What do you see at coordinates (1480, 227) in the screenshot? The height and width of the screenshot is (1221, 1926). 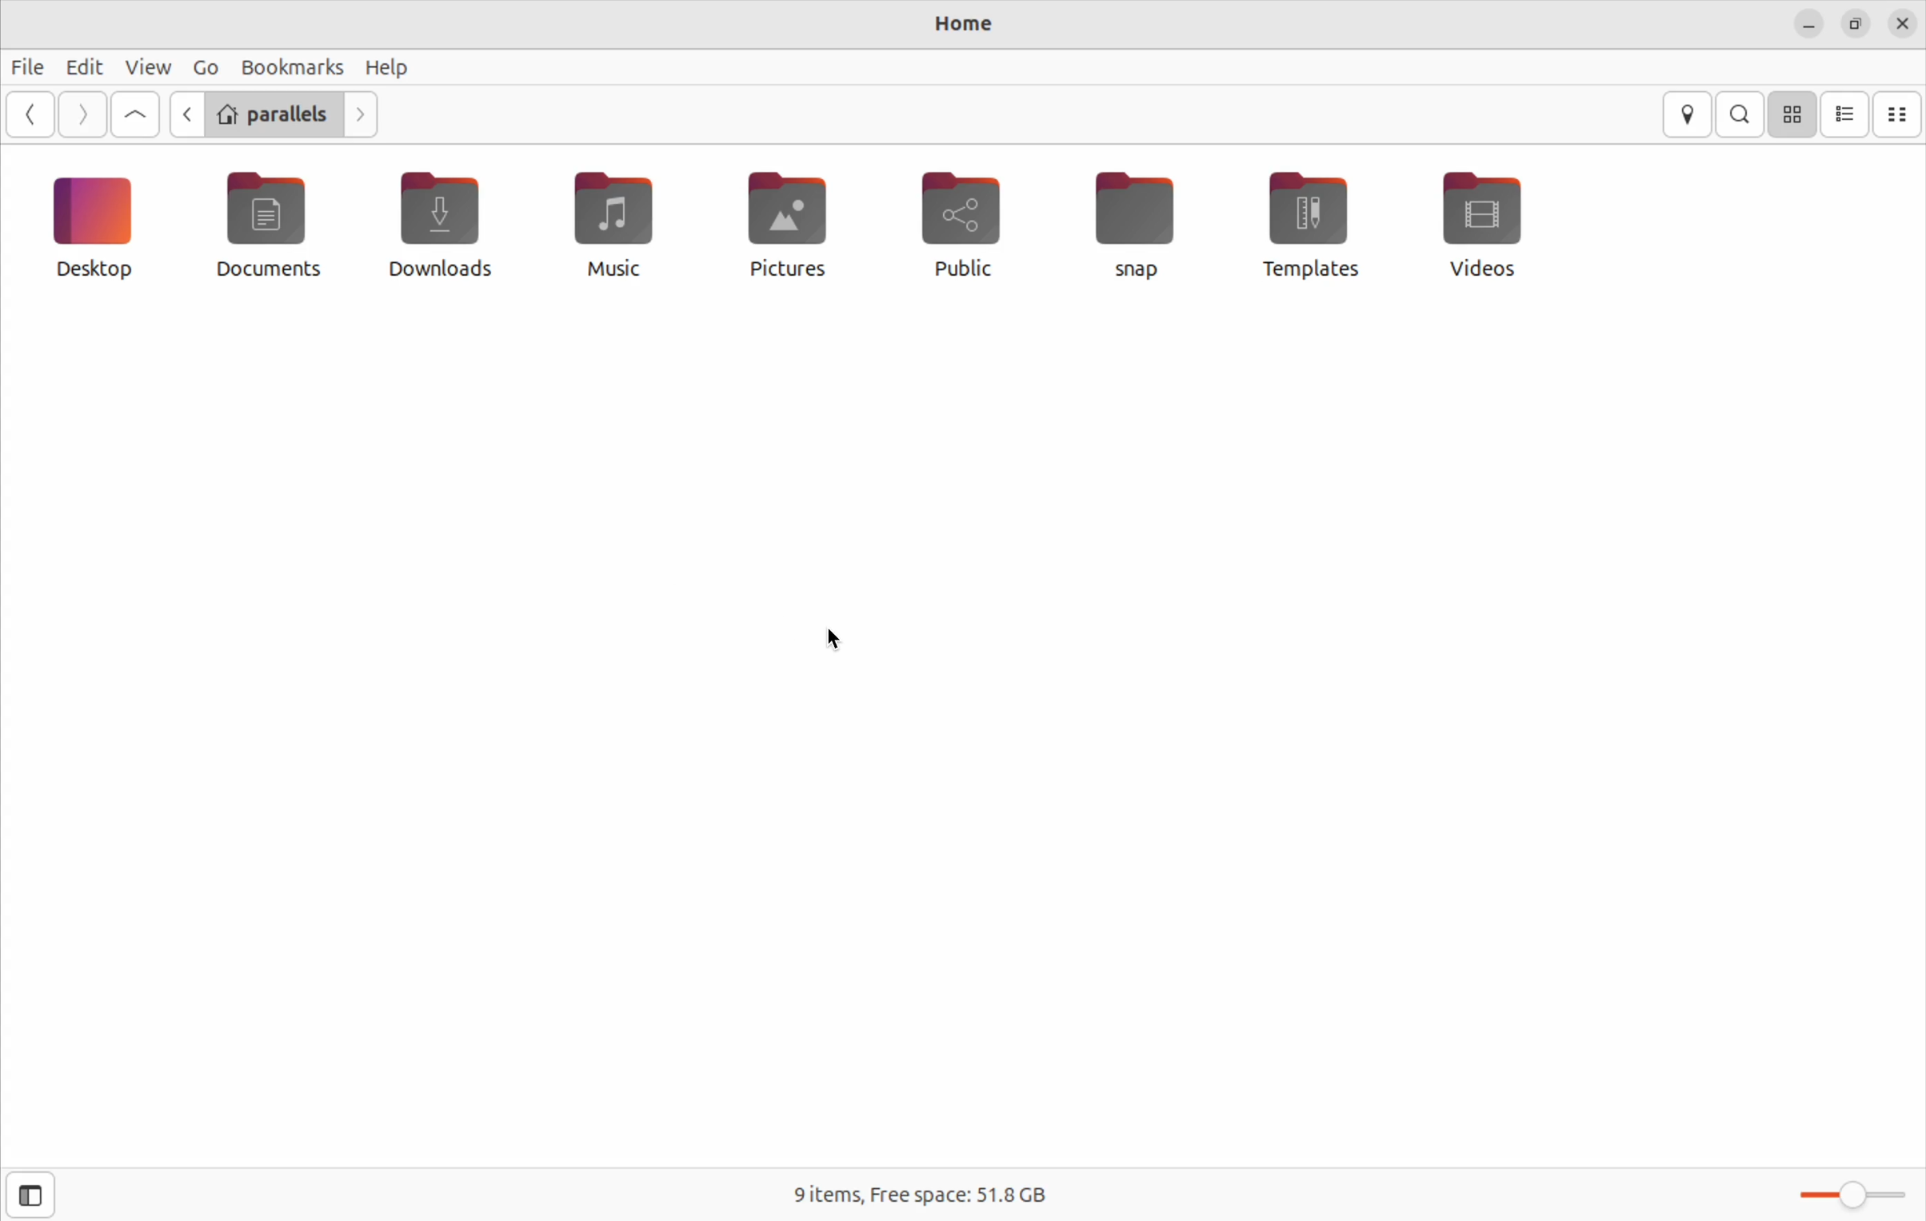 I see `videos` at bounding box center [1480, 227].